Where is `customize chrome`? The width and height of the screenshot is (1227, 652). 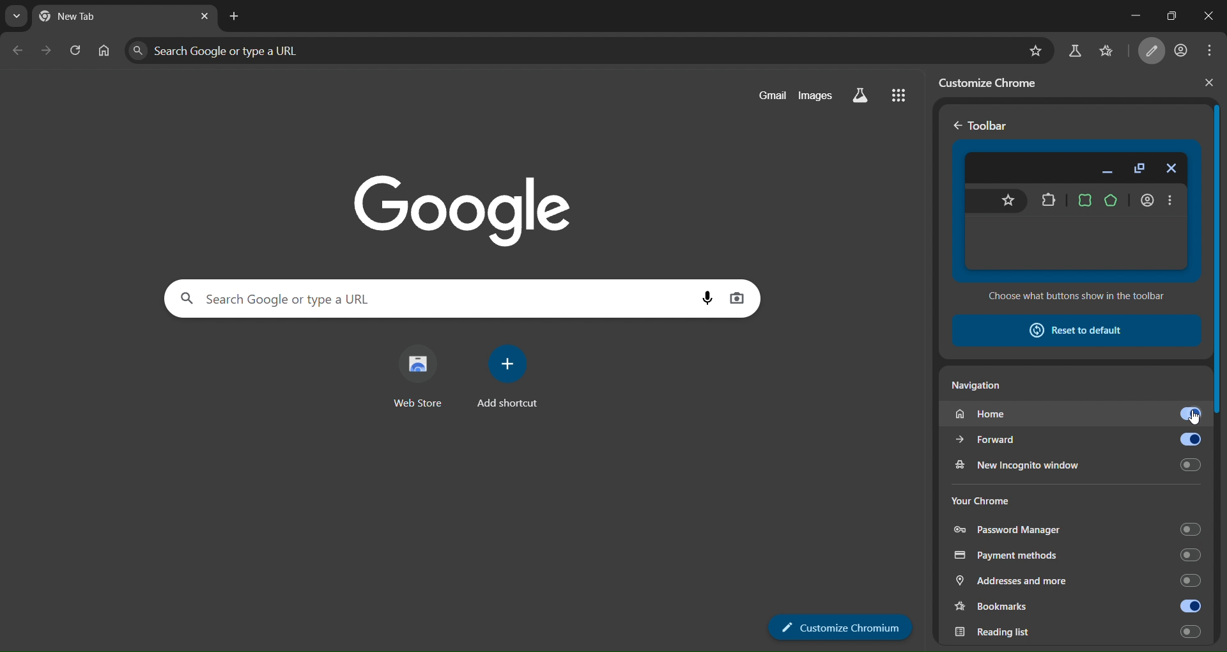 customize chrome is located at coordinates (1154, 51).